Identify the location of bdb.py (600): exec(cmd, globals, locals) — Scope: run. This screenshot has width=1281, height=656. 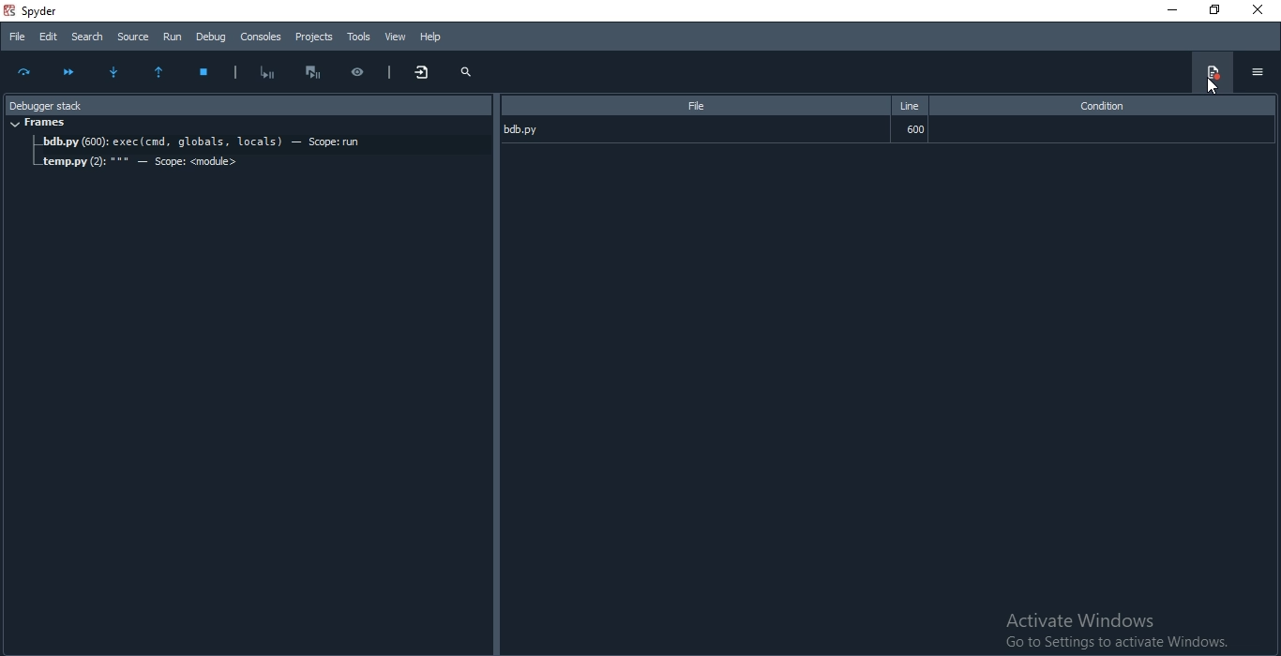
(261, 144).